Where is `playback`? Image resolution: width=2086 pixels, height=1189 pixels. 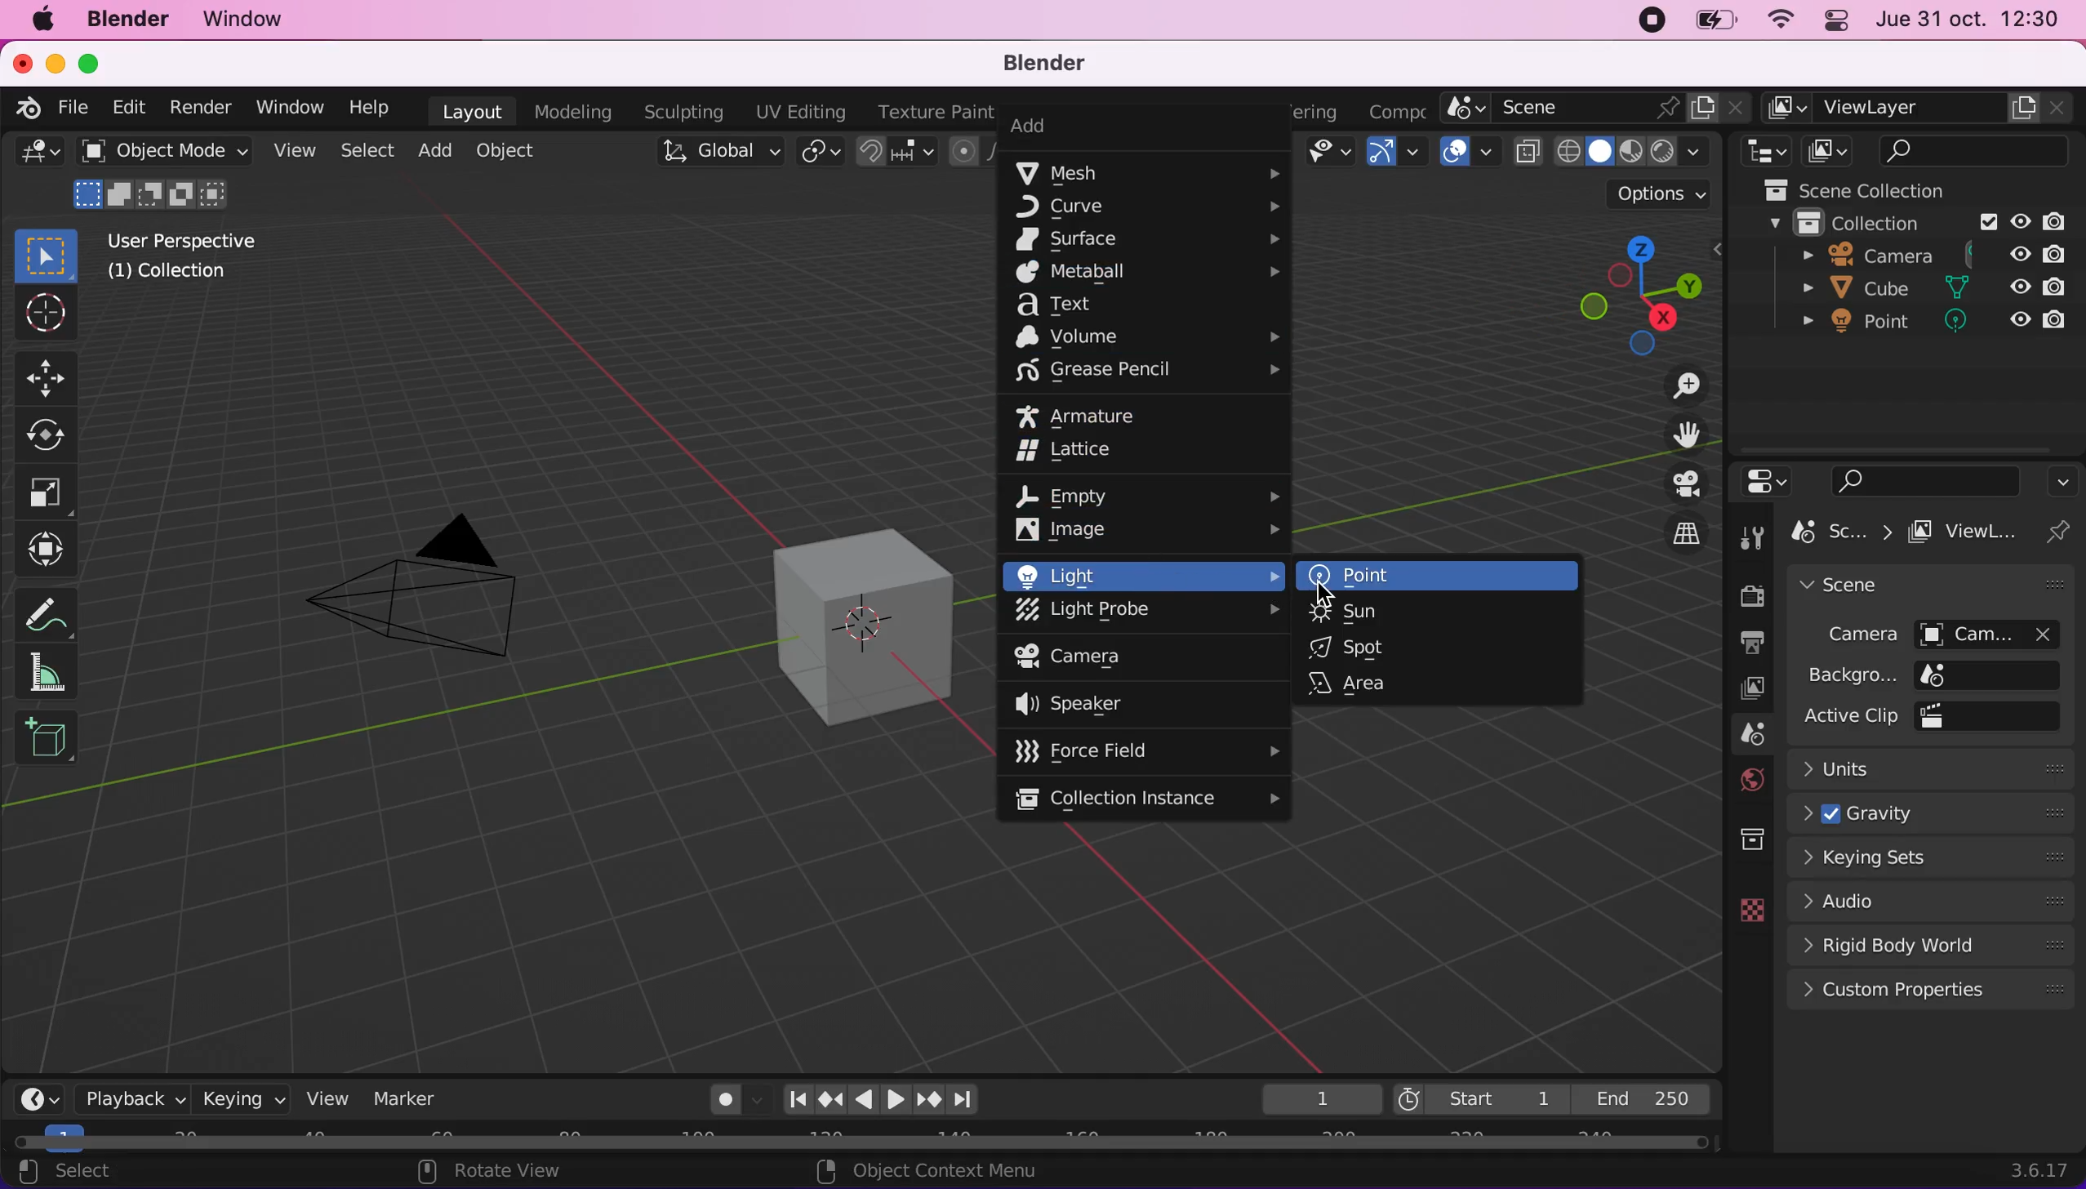
playback is located at coordinates (124, 1097).